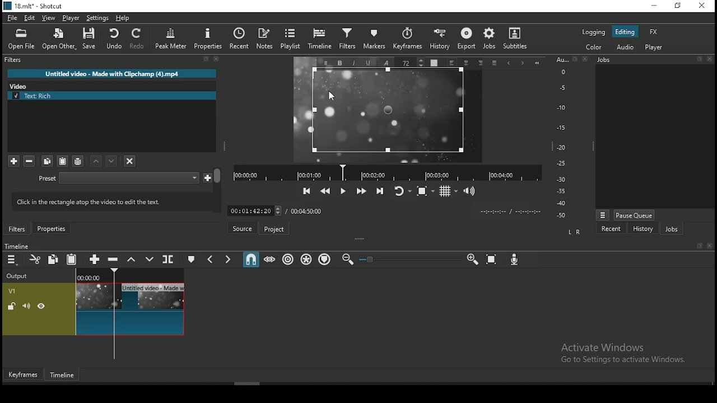  What do you see at coordinates (254, 210) in the screenshot?
I see `Frame Time` at bounding box center [254, 210].